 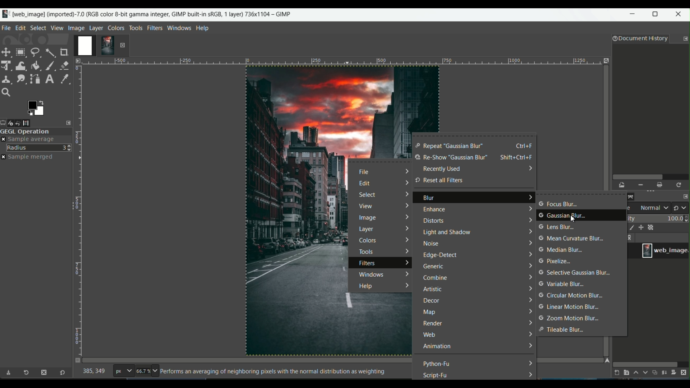 I want to click on tools, so click(x=365, y=251).